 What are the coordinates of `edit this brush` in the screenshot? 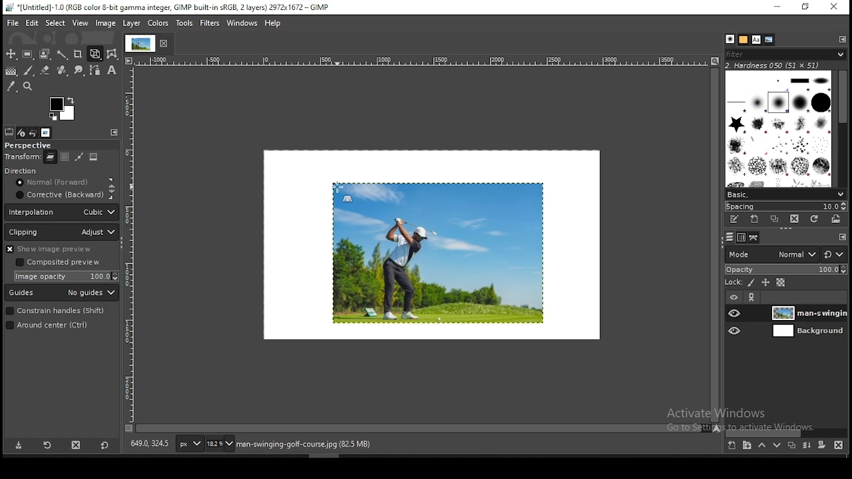 It's located at (736, 222).